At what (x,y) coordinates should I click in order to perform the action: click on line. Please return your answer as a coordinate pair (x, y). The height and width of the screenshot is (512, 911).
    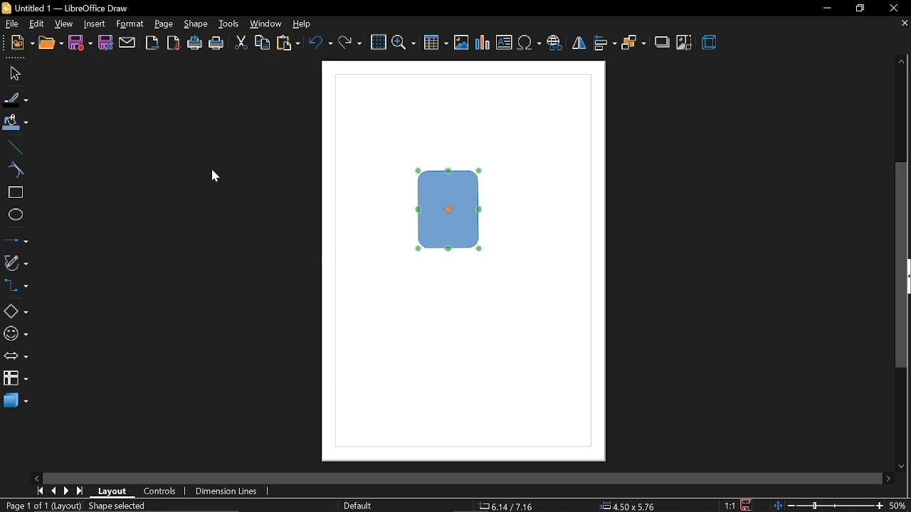
    Looking at the image, I should click on (14, 148).